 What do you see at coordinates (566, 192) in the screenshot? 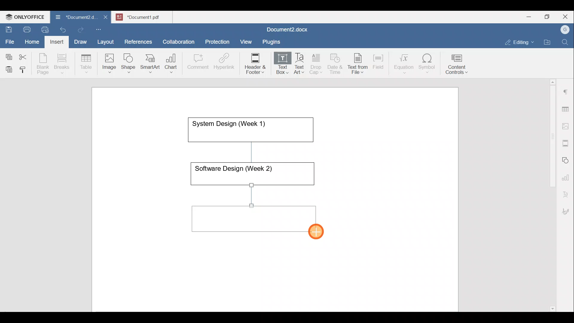
I see `Text Art settings` at bounding box center [566, 192].